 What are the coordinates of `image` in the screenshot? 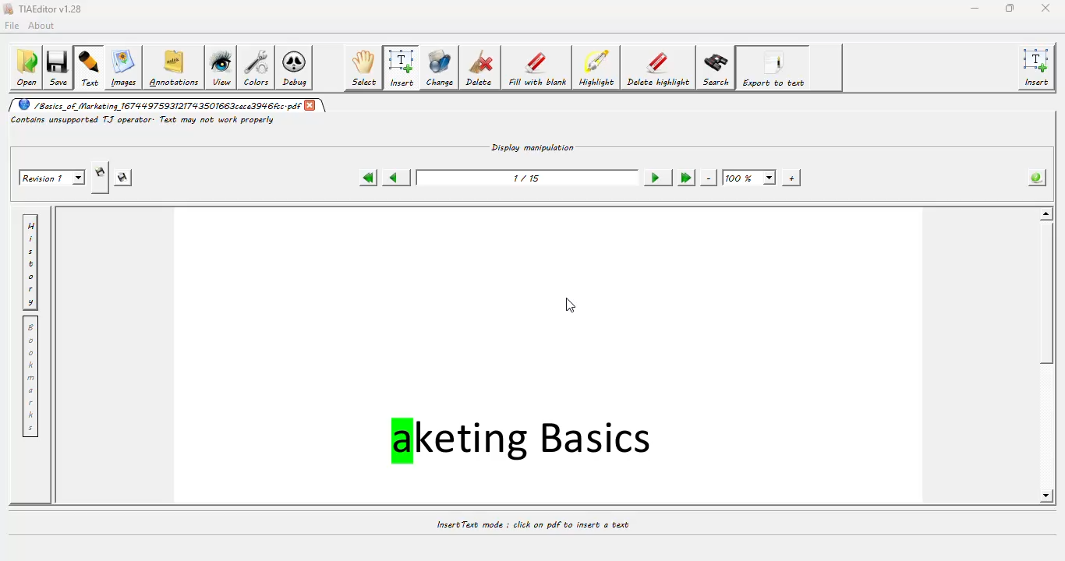 It's located at (124, 67).